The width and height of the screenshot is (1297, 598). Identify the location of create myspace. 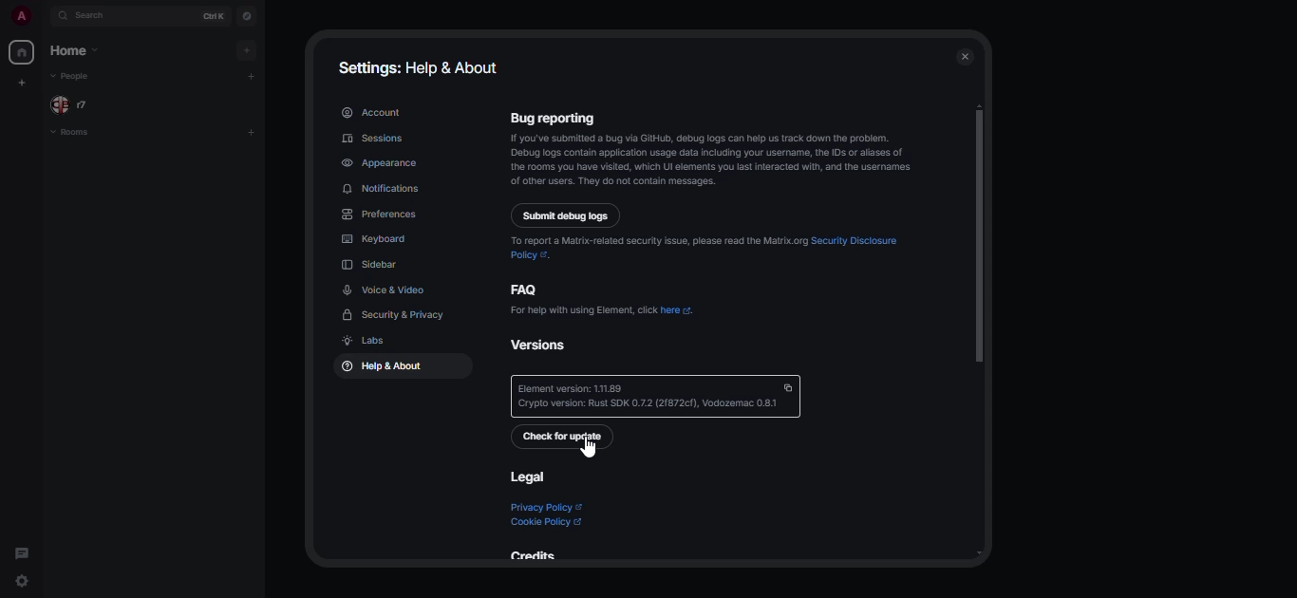
(20, 82).